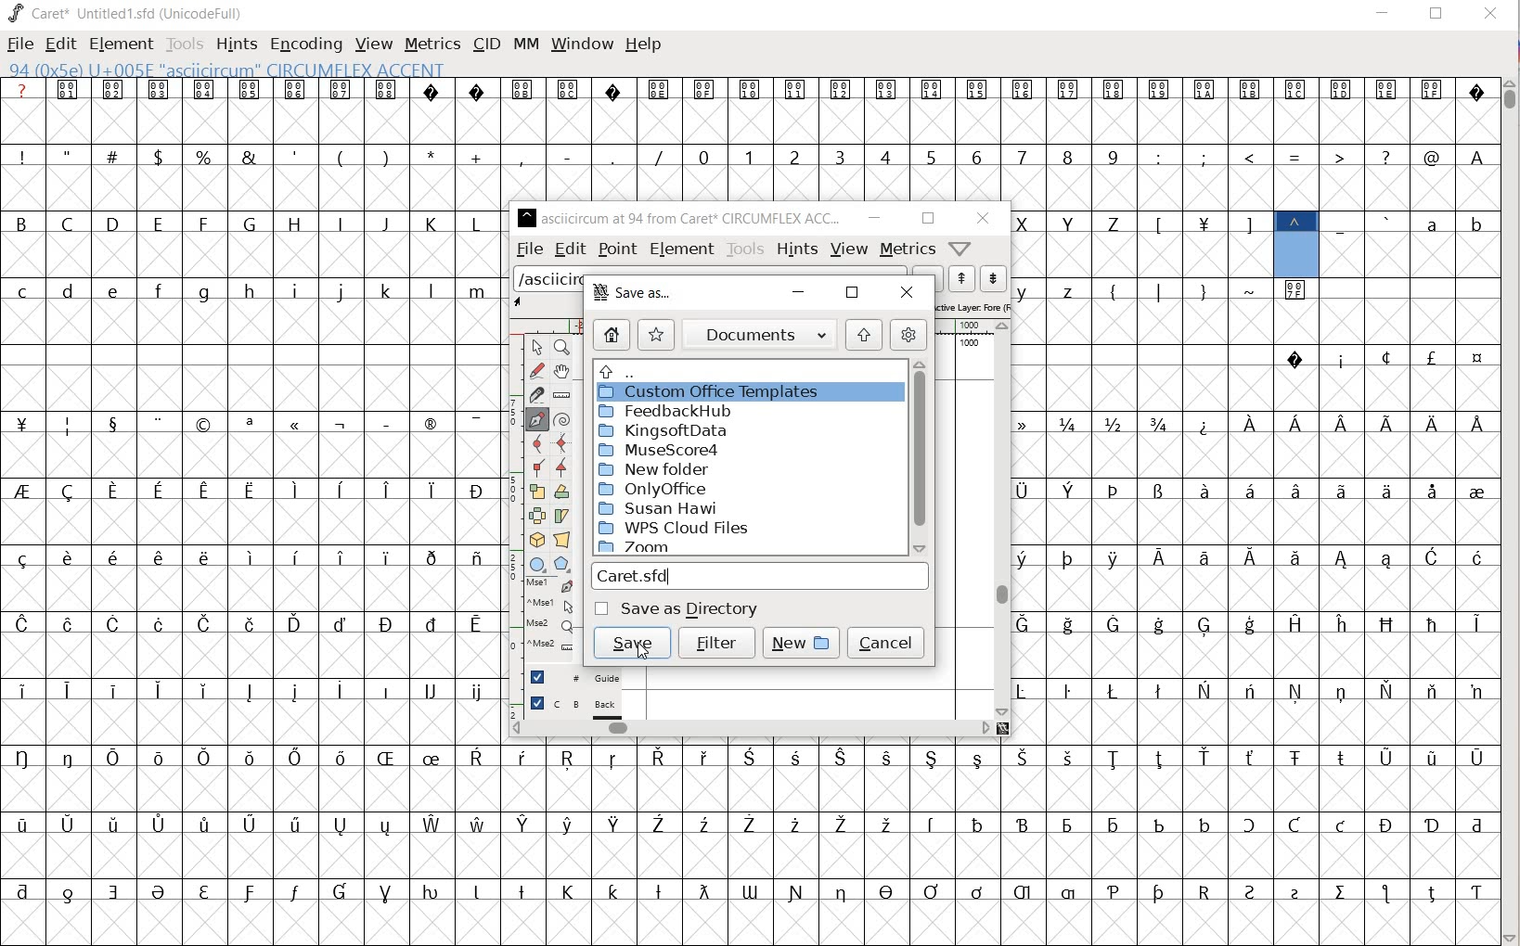 Image resolution: width=1520 pixels, height=946 pixels. Describe the element at coordinates (538, 444) in the screenshot. I see `add a curve point` at that location.